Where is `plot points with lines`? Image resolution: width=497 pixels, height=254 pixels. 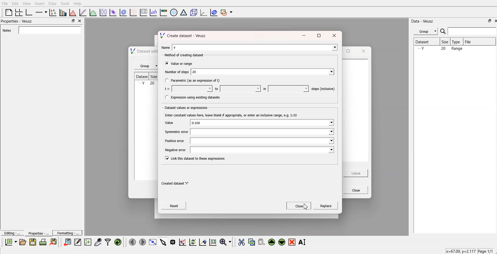 plot points with lines is located at coordinates (53, 12).